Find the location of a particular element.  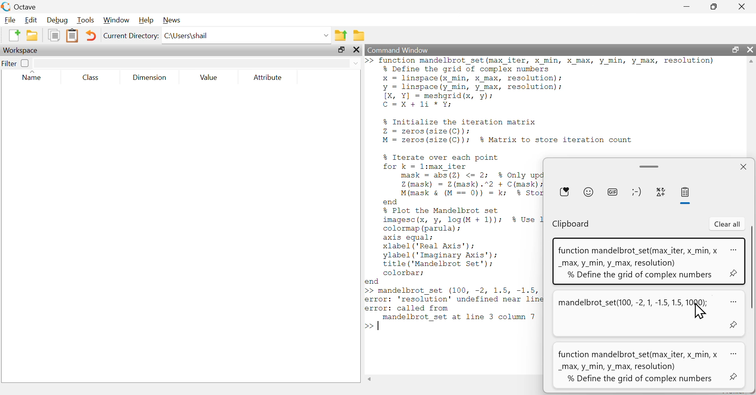

Value is located at coordinates (209, 78).